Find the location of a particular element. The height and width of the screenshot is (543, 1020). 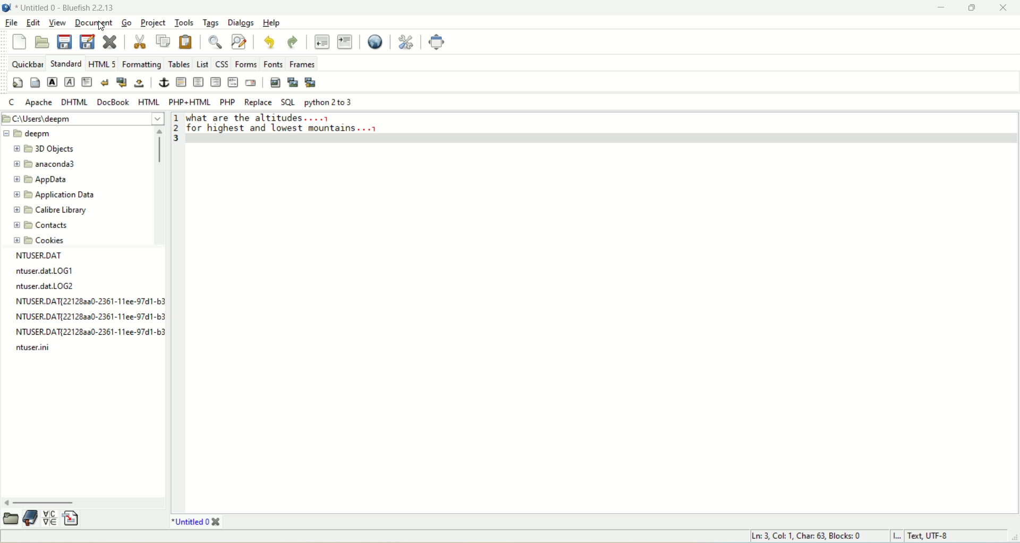

document is located at coordinates (95, 23).